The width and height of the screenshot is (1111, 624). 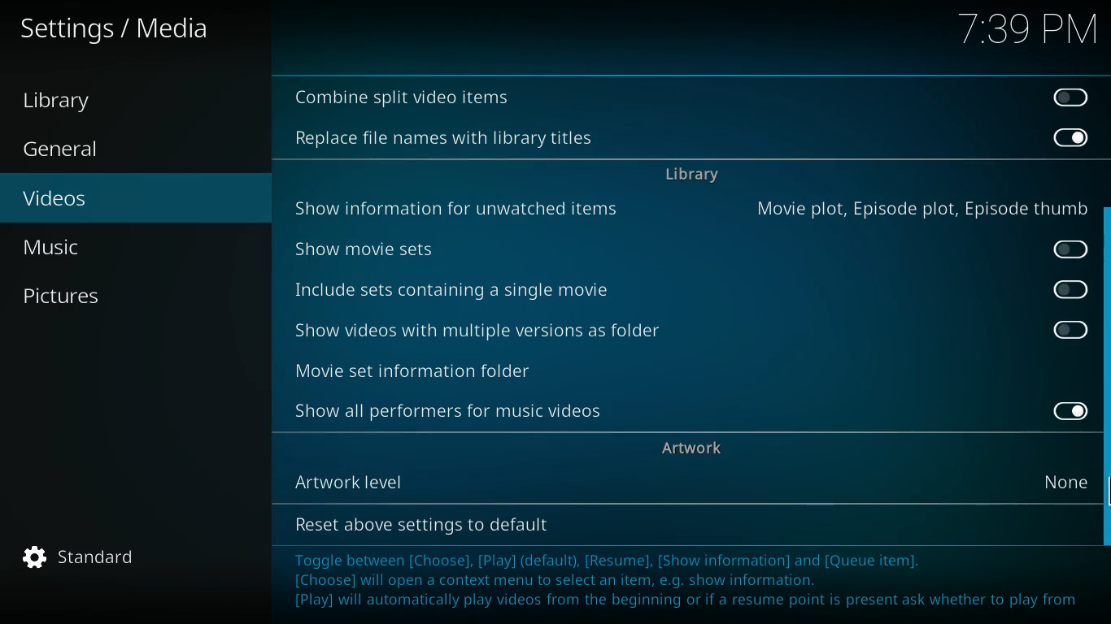 I want to click on movie plot, episode plot, episode thumb, so click(x=919, y=208).